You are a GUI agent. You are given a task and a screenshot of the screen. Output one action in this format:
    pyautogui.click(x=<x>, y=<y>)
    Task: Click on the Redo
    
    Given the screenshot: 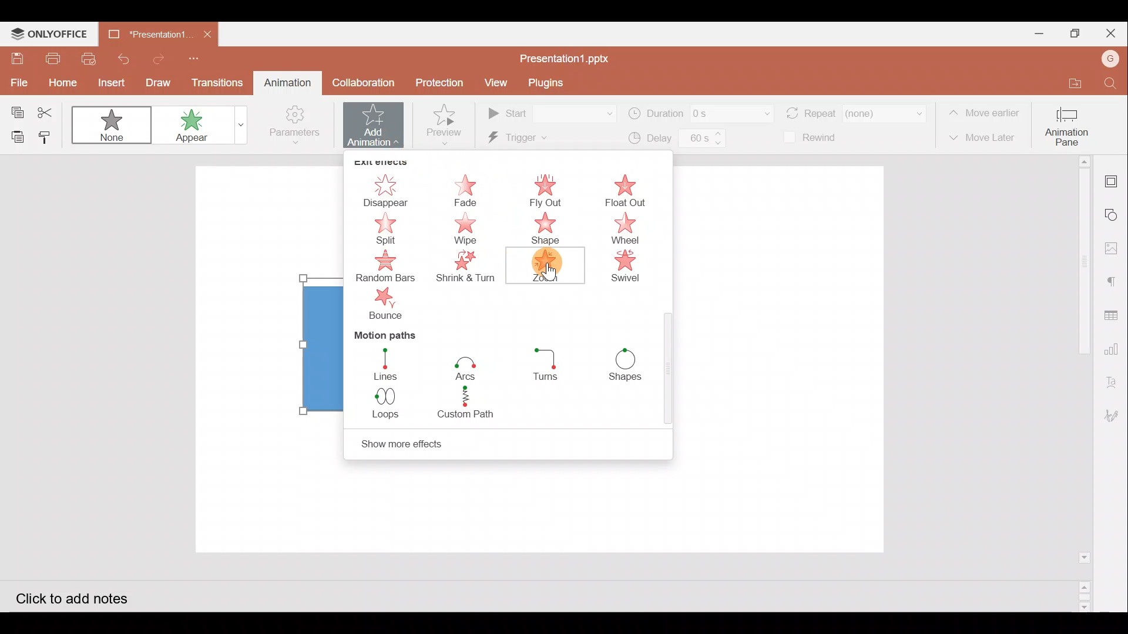 What is the action you would take?
    pyautogui.click(x=159, y=57)
    